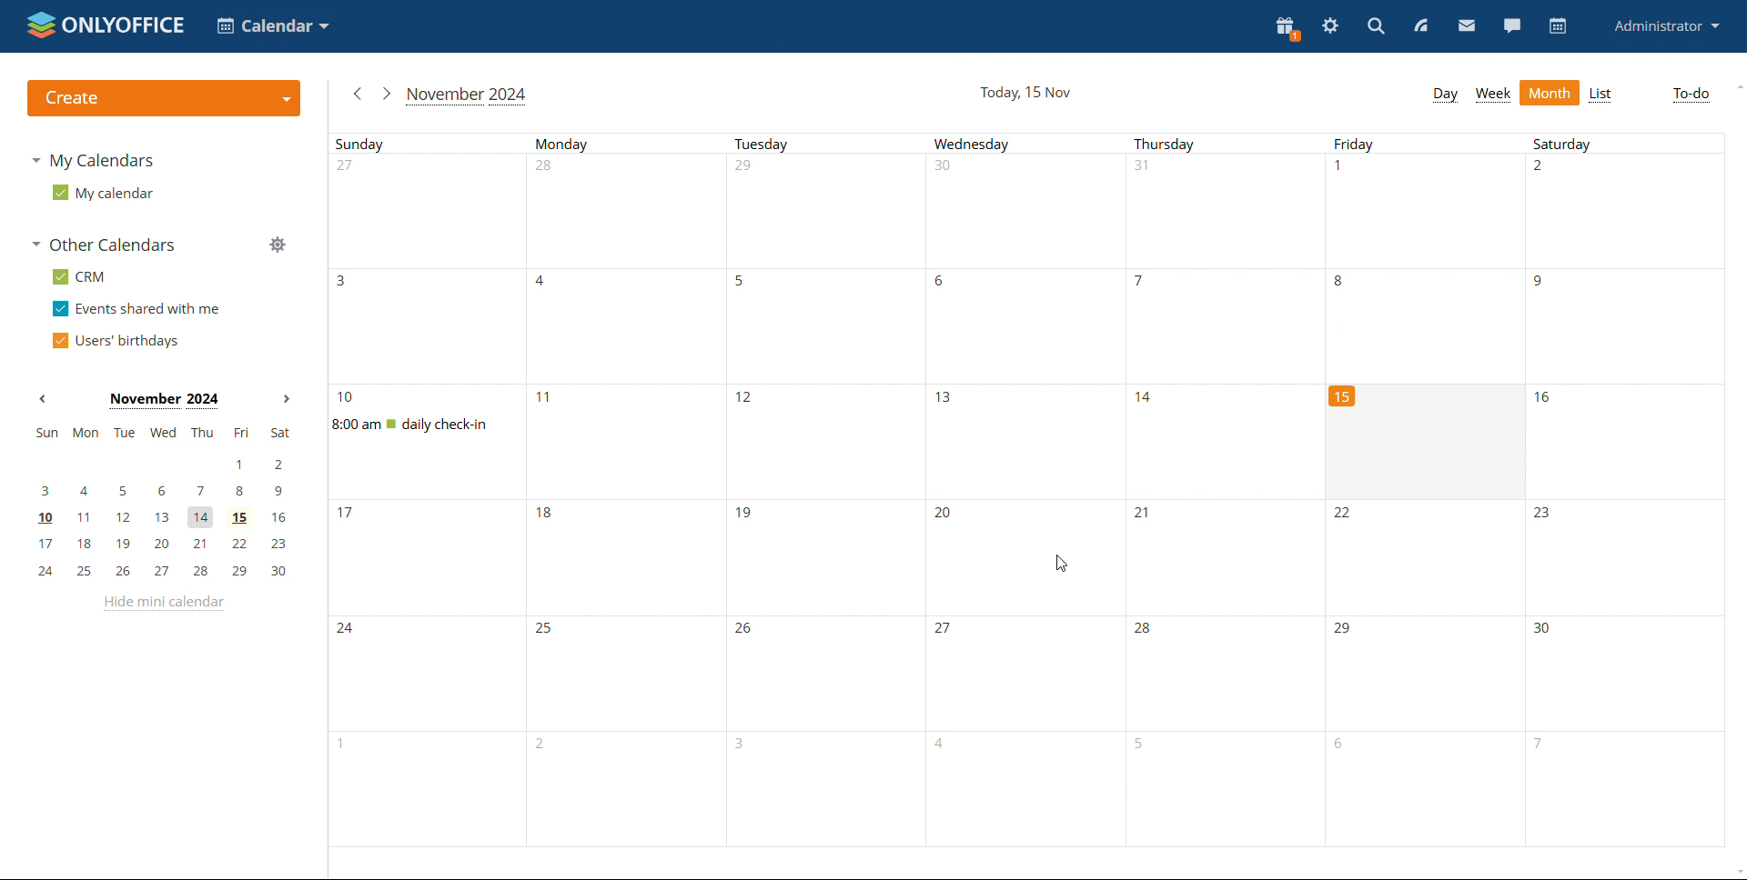  Describe the element at coordinates (1344, 516) in the screenshot. I see `Number` at that location.